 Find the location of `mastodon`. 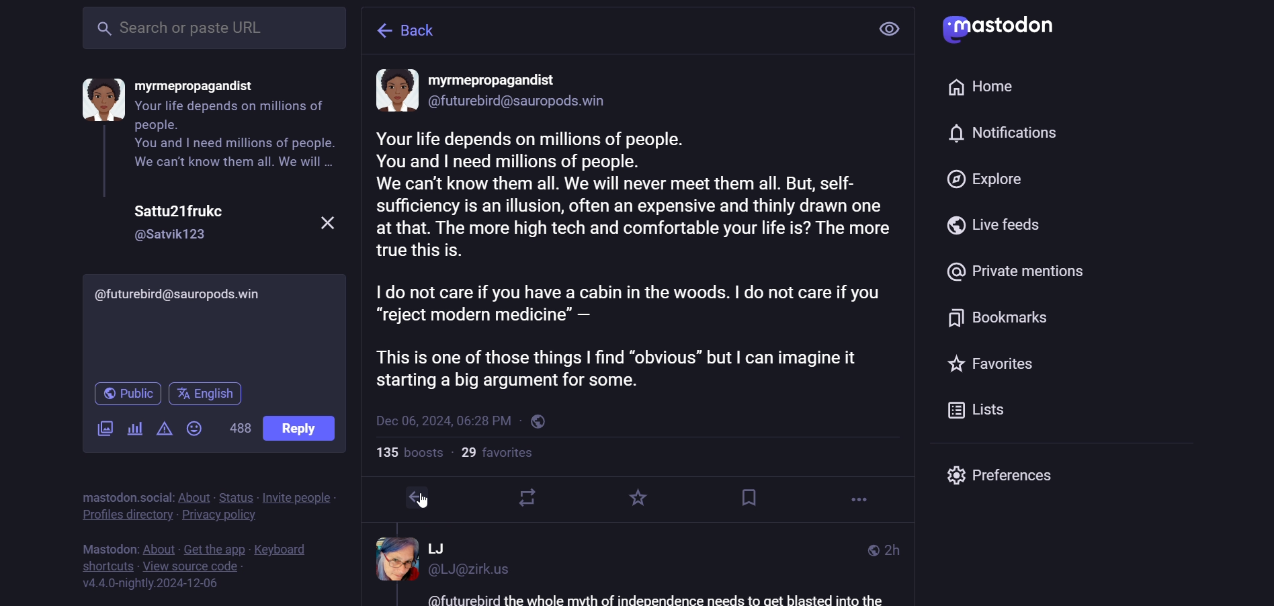

mastodon is located at coordinates (1001, 28).